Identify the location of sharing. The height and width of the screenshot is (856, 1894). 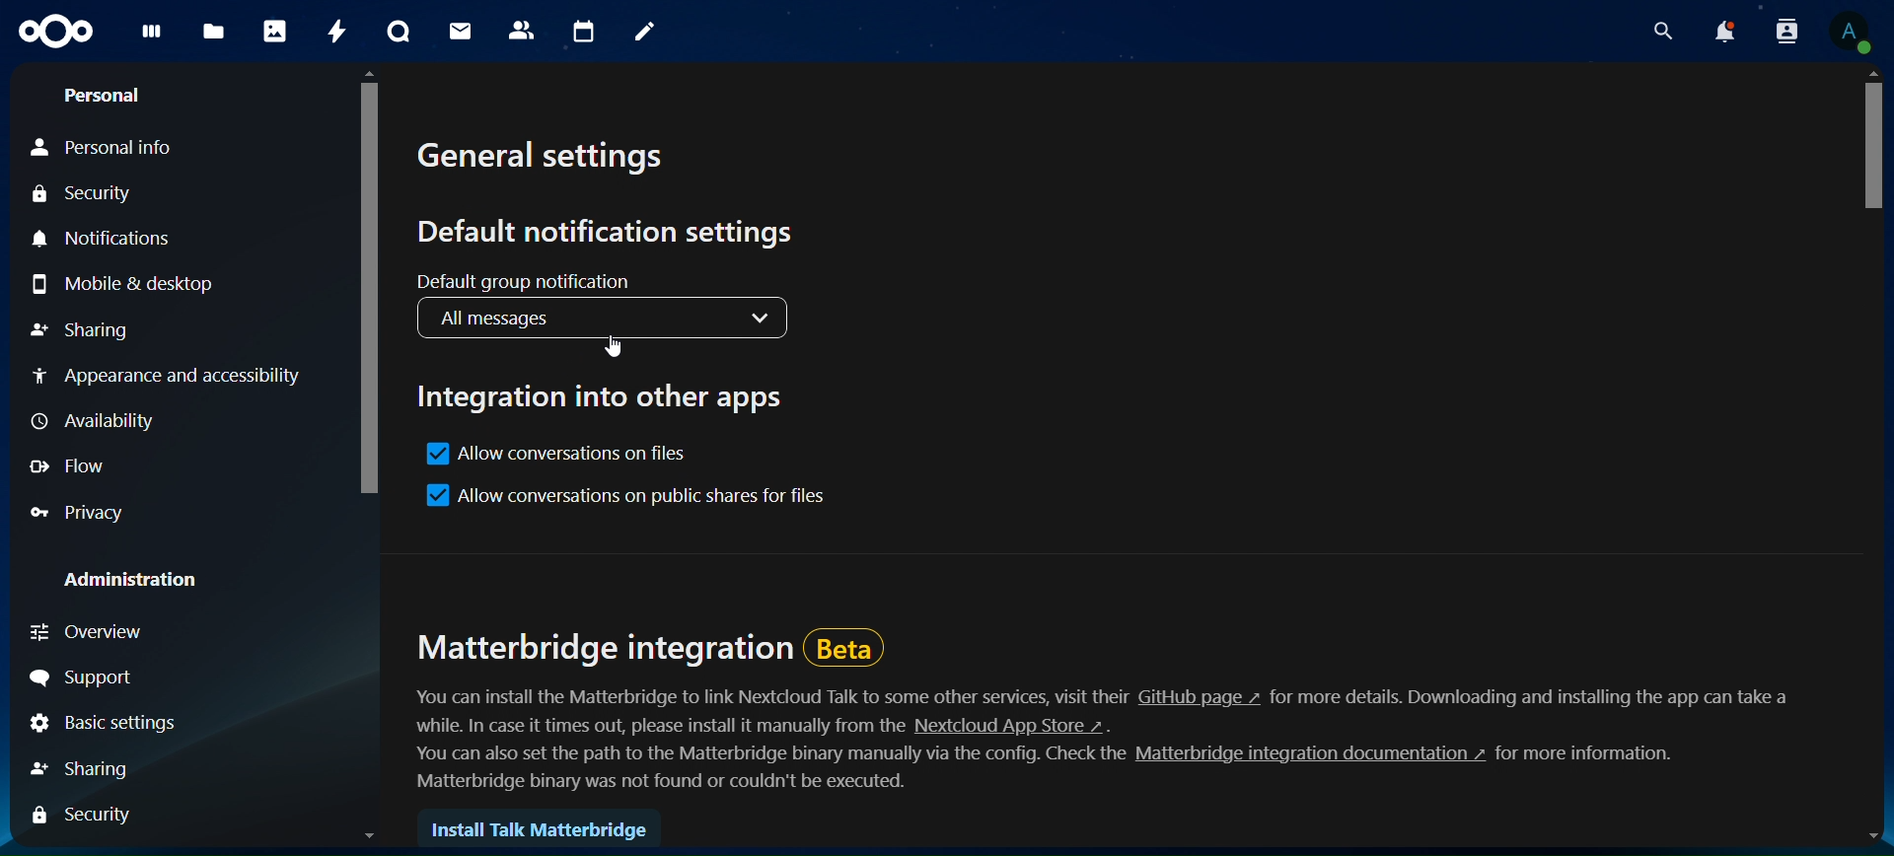
(88, 330).